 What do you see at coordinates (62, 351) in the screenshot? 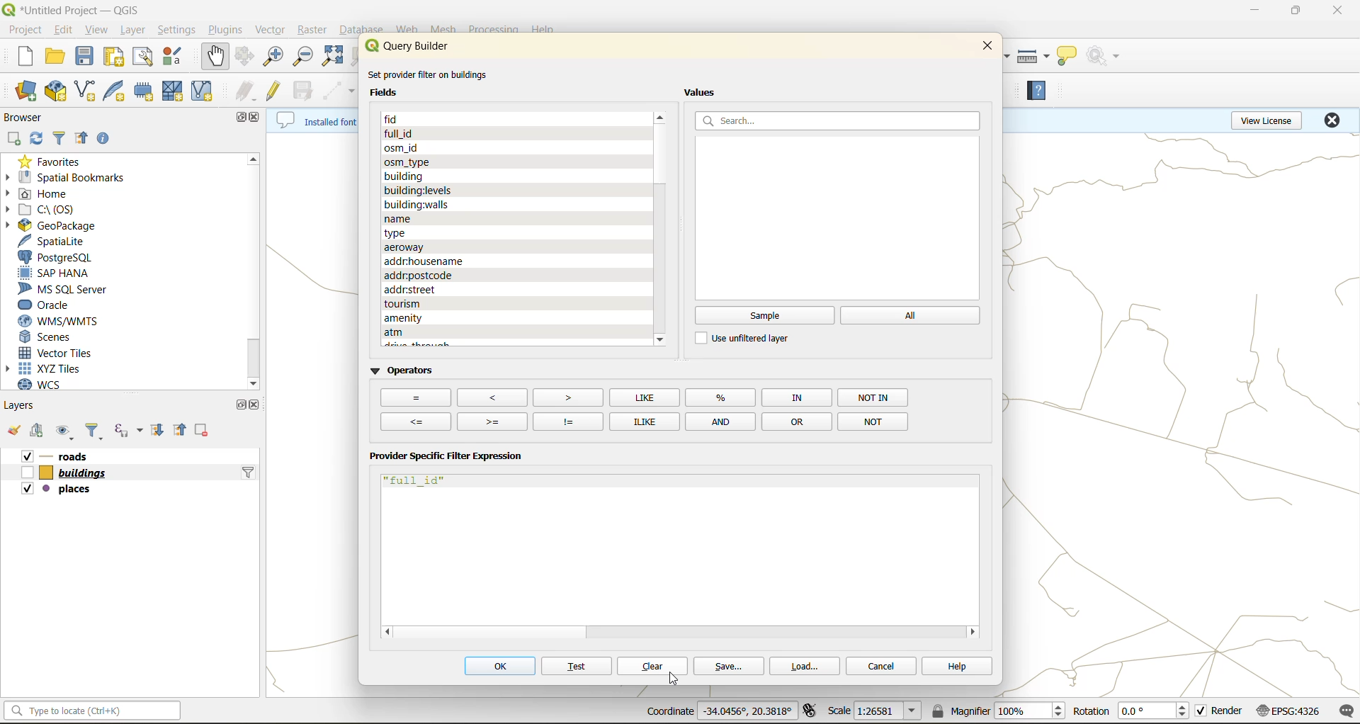
I see `vector tiles` at bounding box center [62, 351].